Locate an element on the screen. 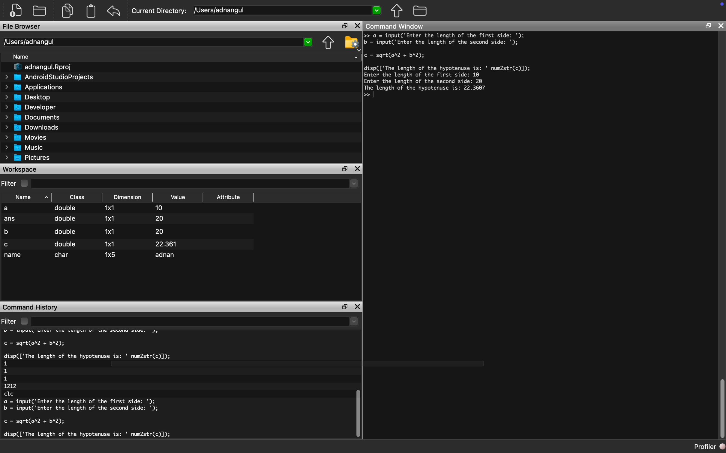 This screenshot has height=453, width=726. Users/adnangul 2 is located at coordinates (157, 42).